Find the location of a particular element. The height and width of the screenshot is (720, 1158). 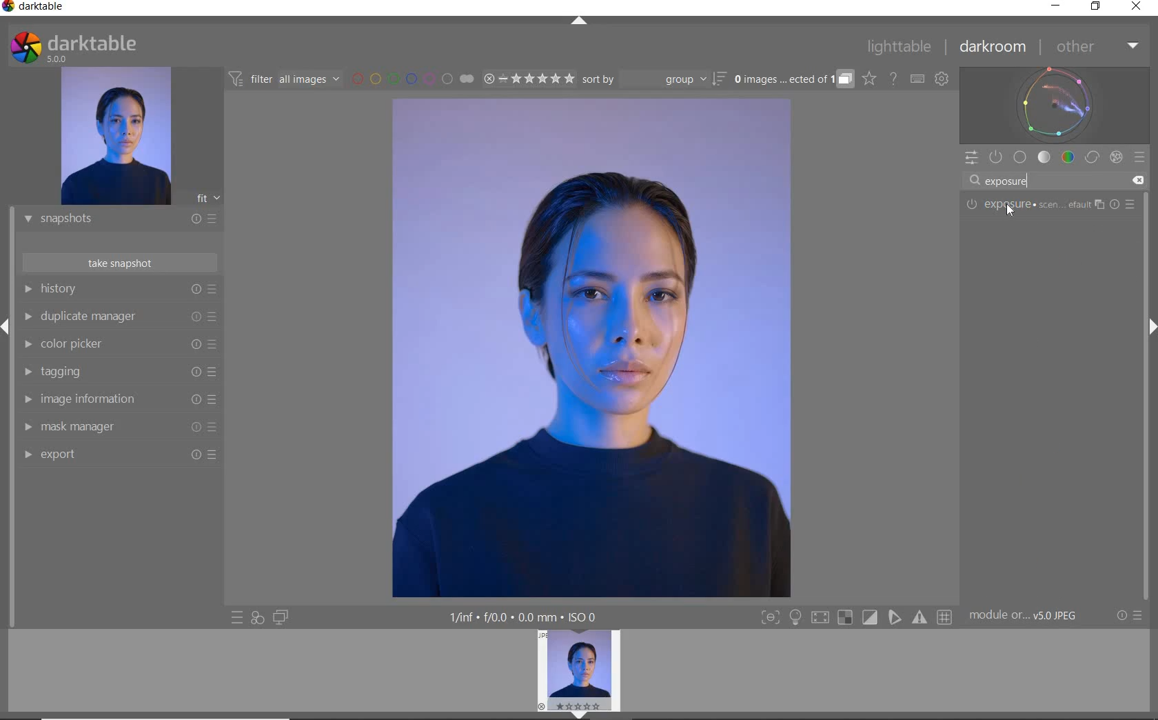

Button is located at coordinates (845, 618).